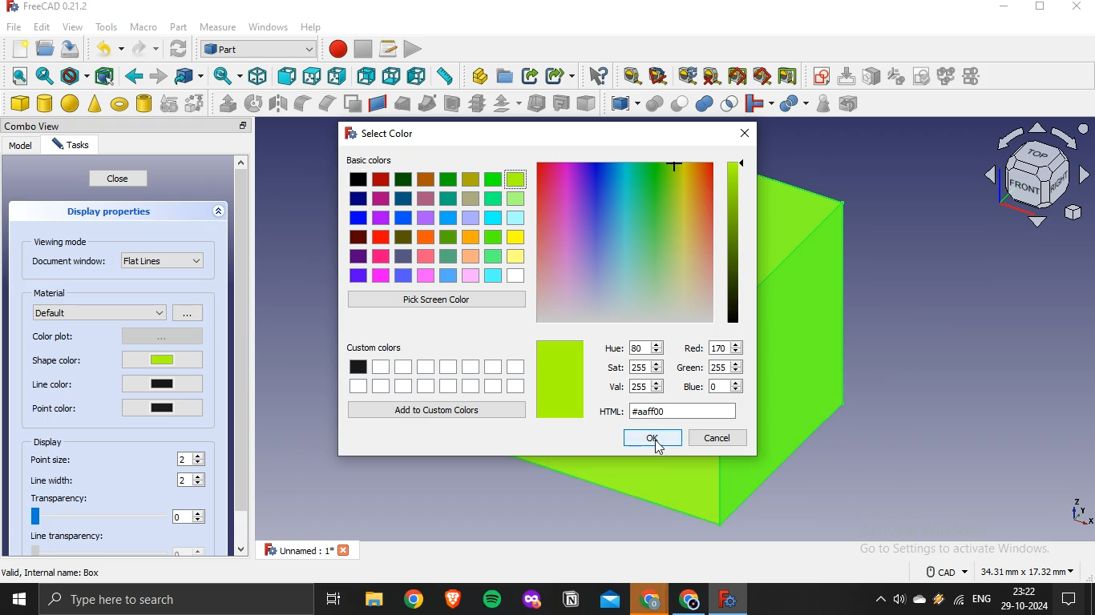 The image size is (1095, 615). What do you see at coordinates (44, 76) in the screenshot?
I see `fit selection` at bounding box center [44, 76].